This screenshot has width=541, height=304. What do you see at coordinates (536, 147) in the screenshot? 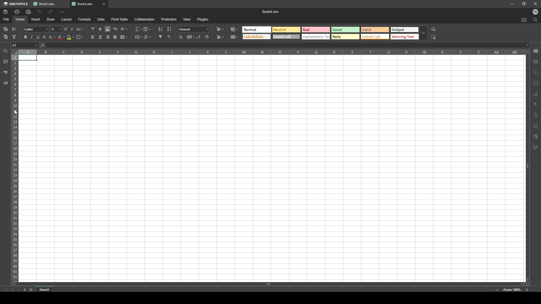
I see `tool brush` at bounding box center [536, 147].